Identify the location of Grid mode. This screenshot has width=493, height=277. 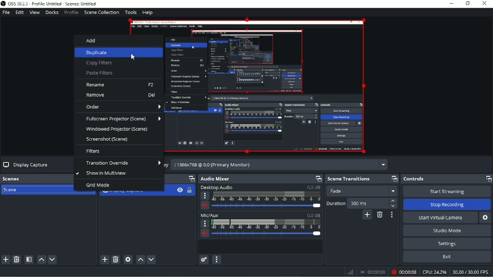
(98, 185).